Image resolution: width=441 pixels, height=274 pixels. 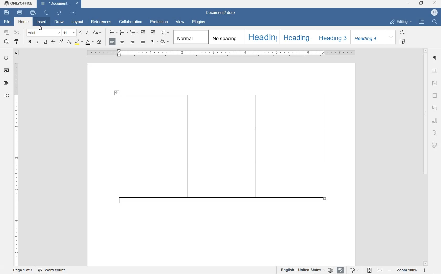 I want to click on minimize, so click(x=408, y=3).